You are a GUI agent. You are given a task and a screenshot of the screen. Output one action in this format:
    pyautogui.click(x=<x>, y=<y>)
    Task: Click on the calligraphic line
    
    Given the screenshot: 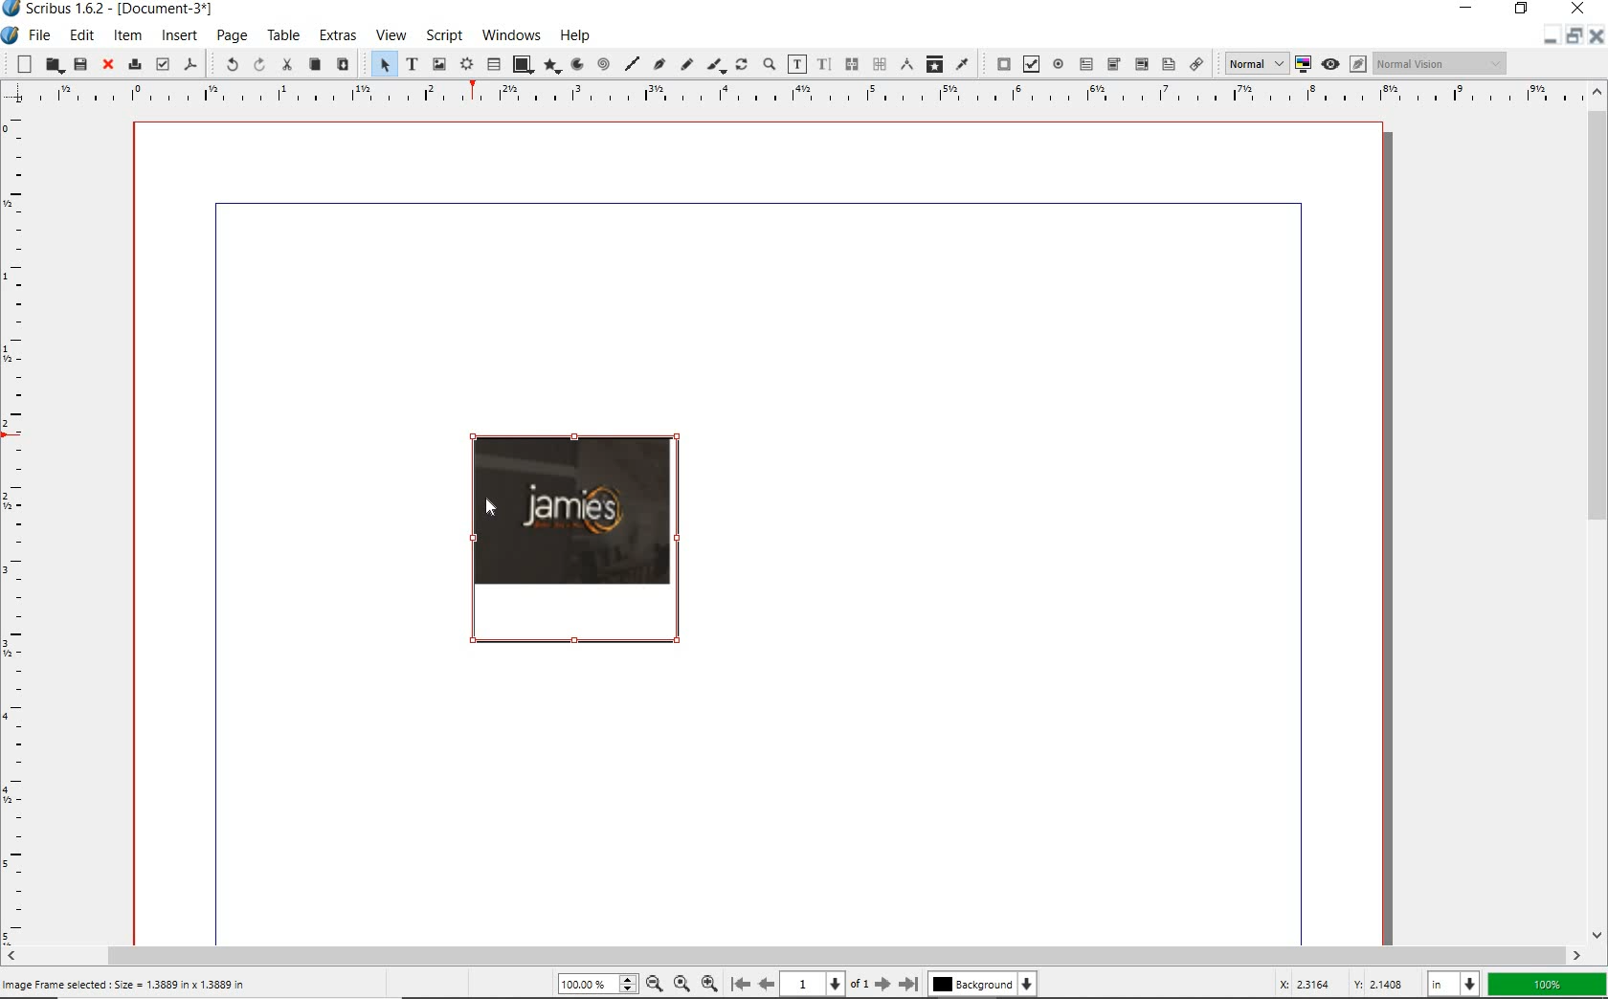 What is the action you would take?
    pyautogui.click(x=715, y=65)
    